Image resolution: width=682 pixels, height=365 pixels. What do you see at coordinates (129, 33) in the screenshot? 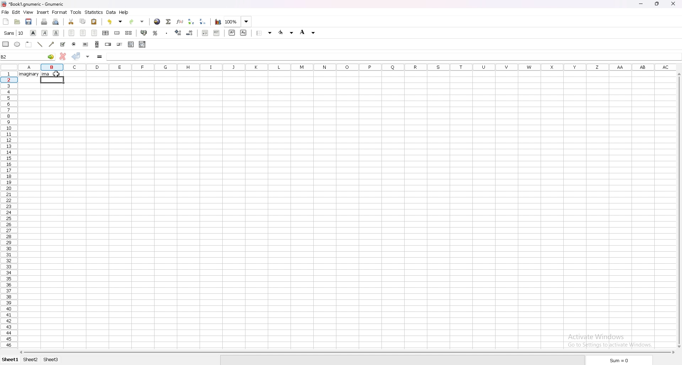
I see `split merged cells` at bounding box center [129, 33].